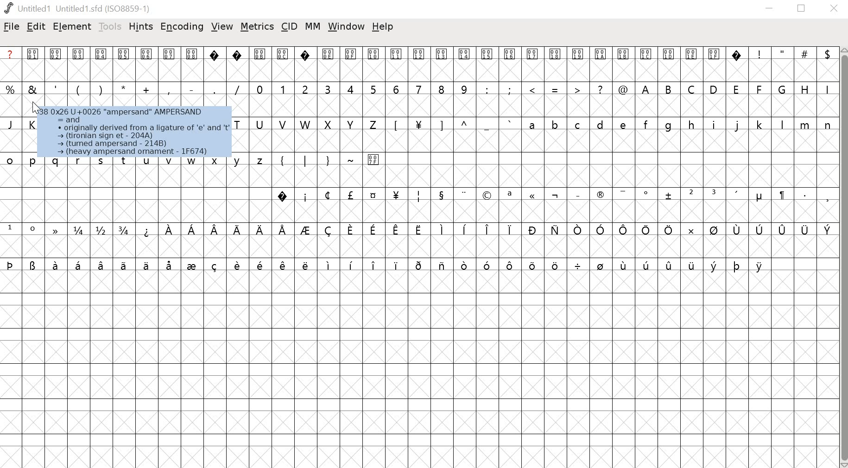 This screenshot has height=468, width=848. Describe the element at coordinates (487, 196) in the screenshot. I see `symbol` at that location.